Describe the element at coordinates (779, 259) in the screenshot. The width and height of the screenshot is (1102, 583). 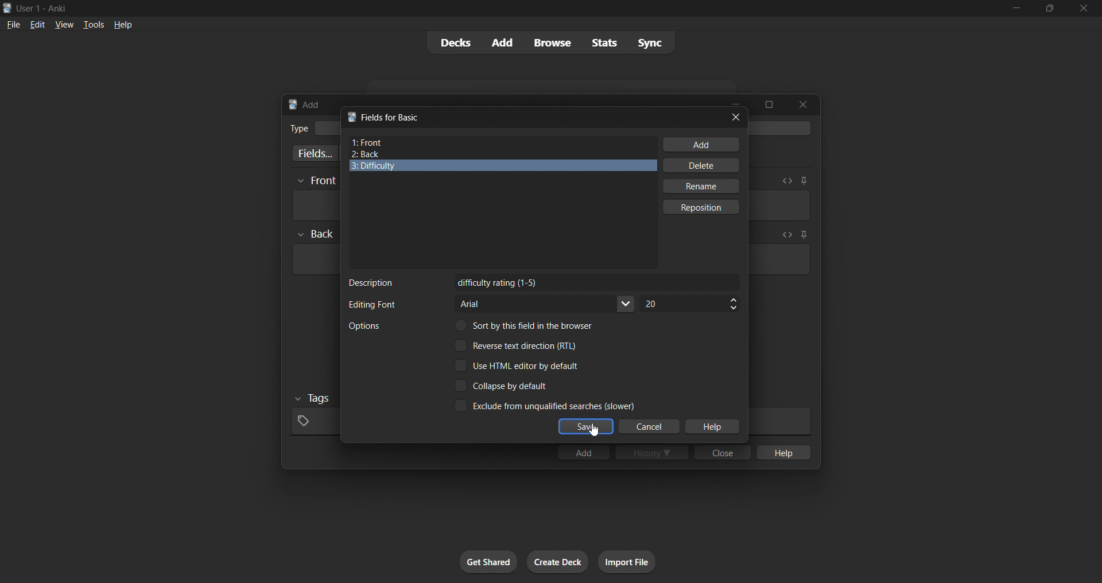
I see `Card back input` at that location.